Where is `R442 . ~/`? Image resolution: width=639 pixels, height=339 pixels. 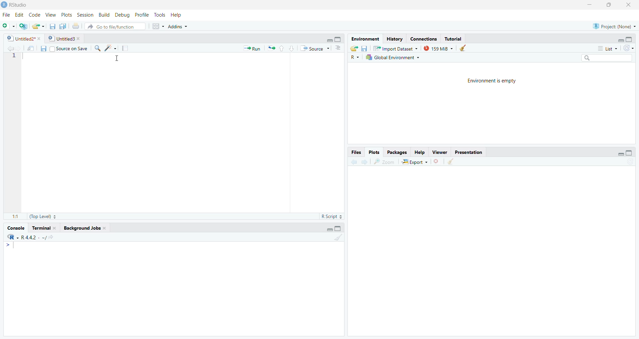
R442 . ~/ is located at coordinates (34, 237).